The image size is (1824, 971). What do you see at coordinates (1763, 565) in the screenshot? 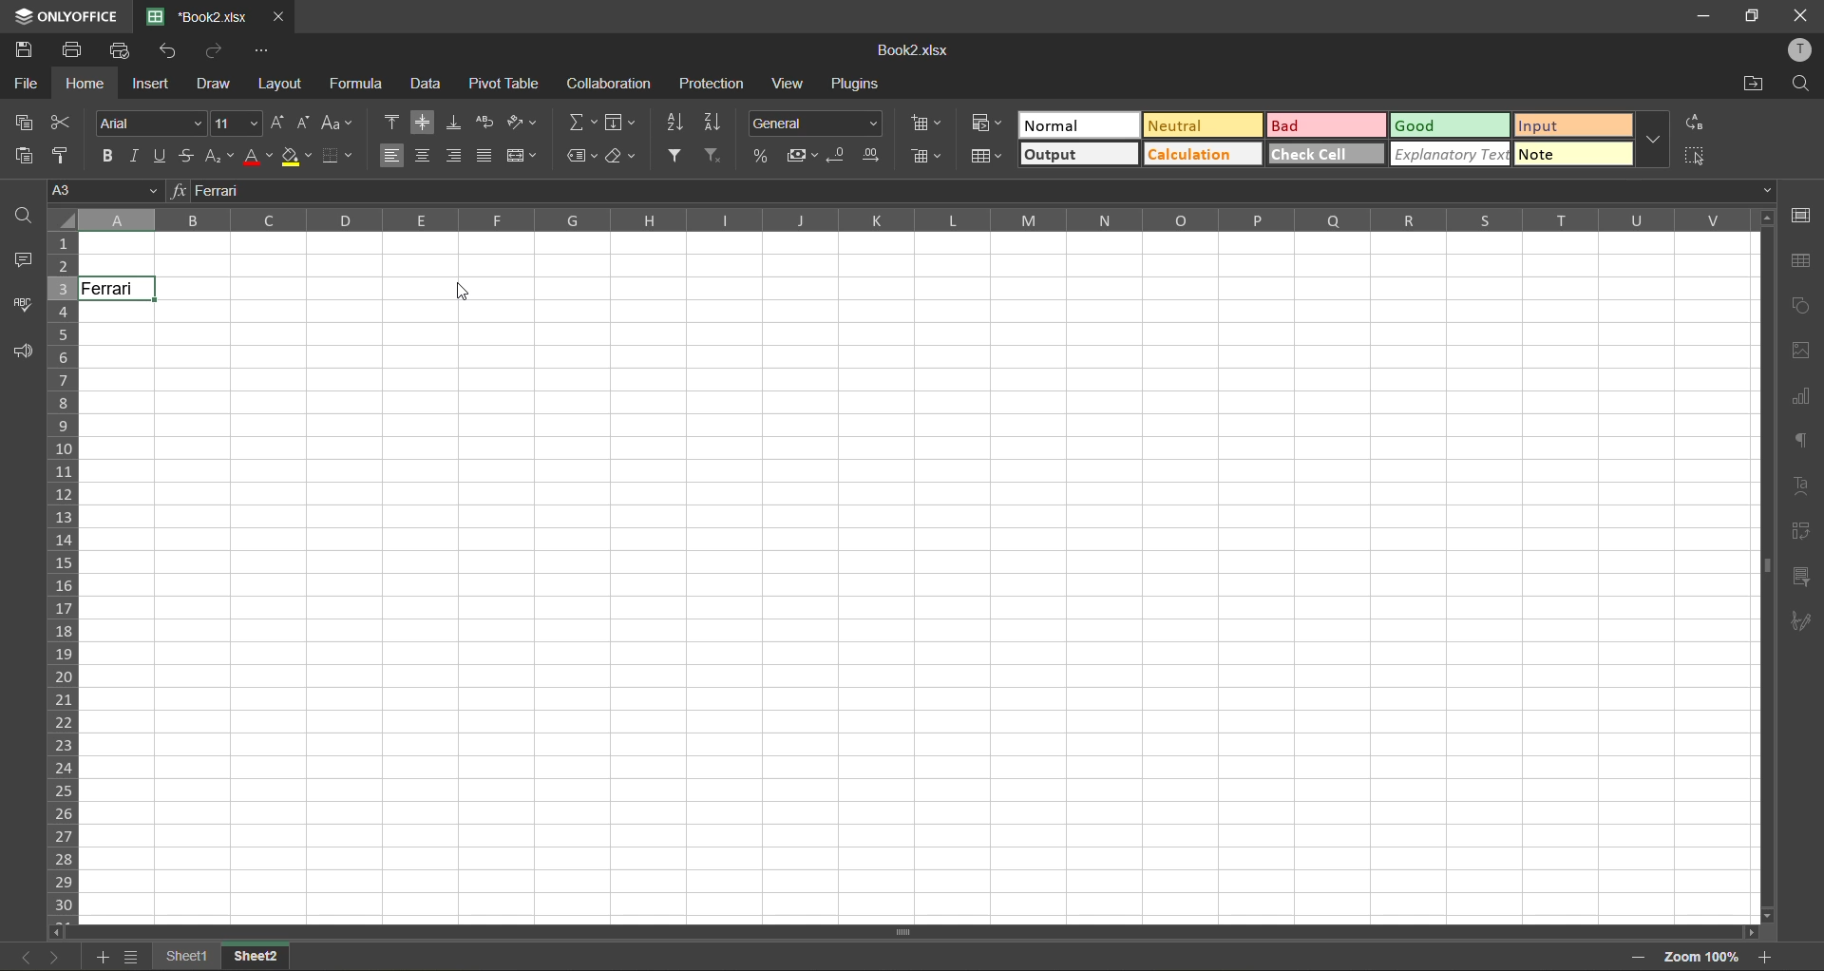
I see `Scrollbar` at bounding box center [1763, 565].